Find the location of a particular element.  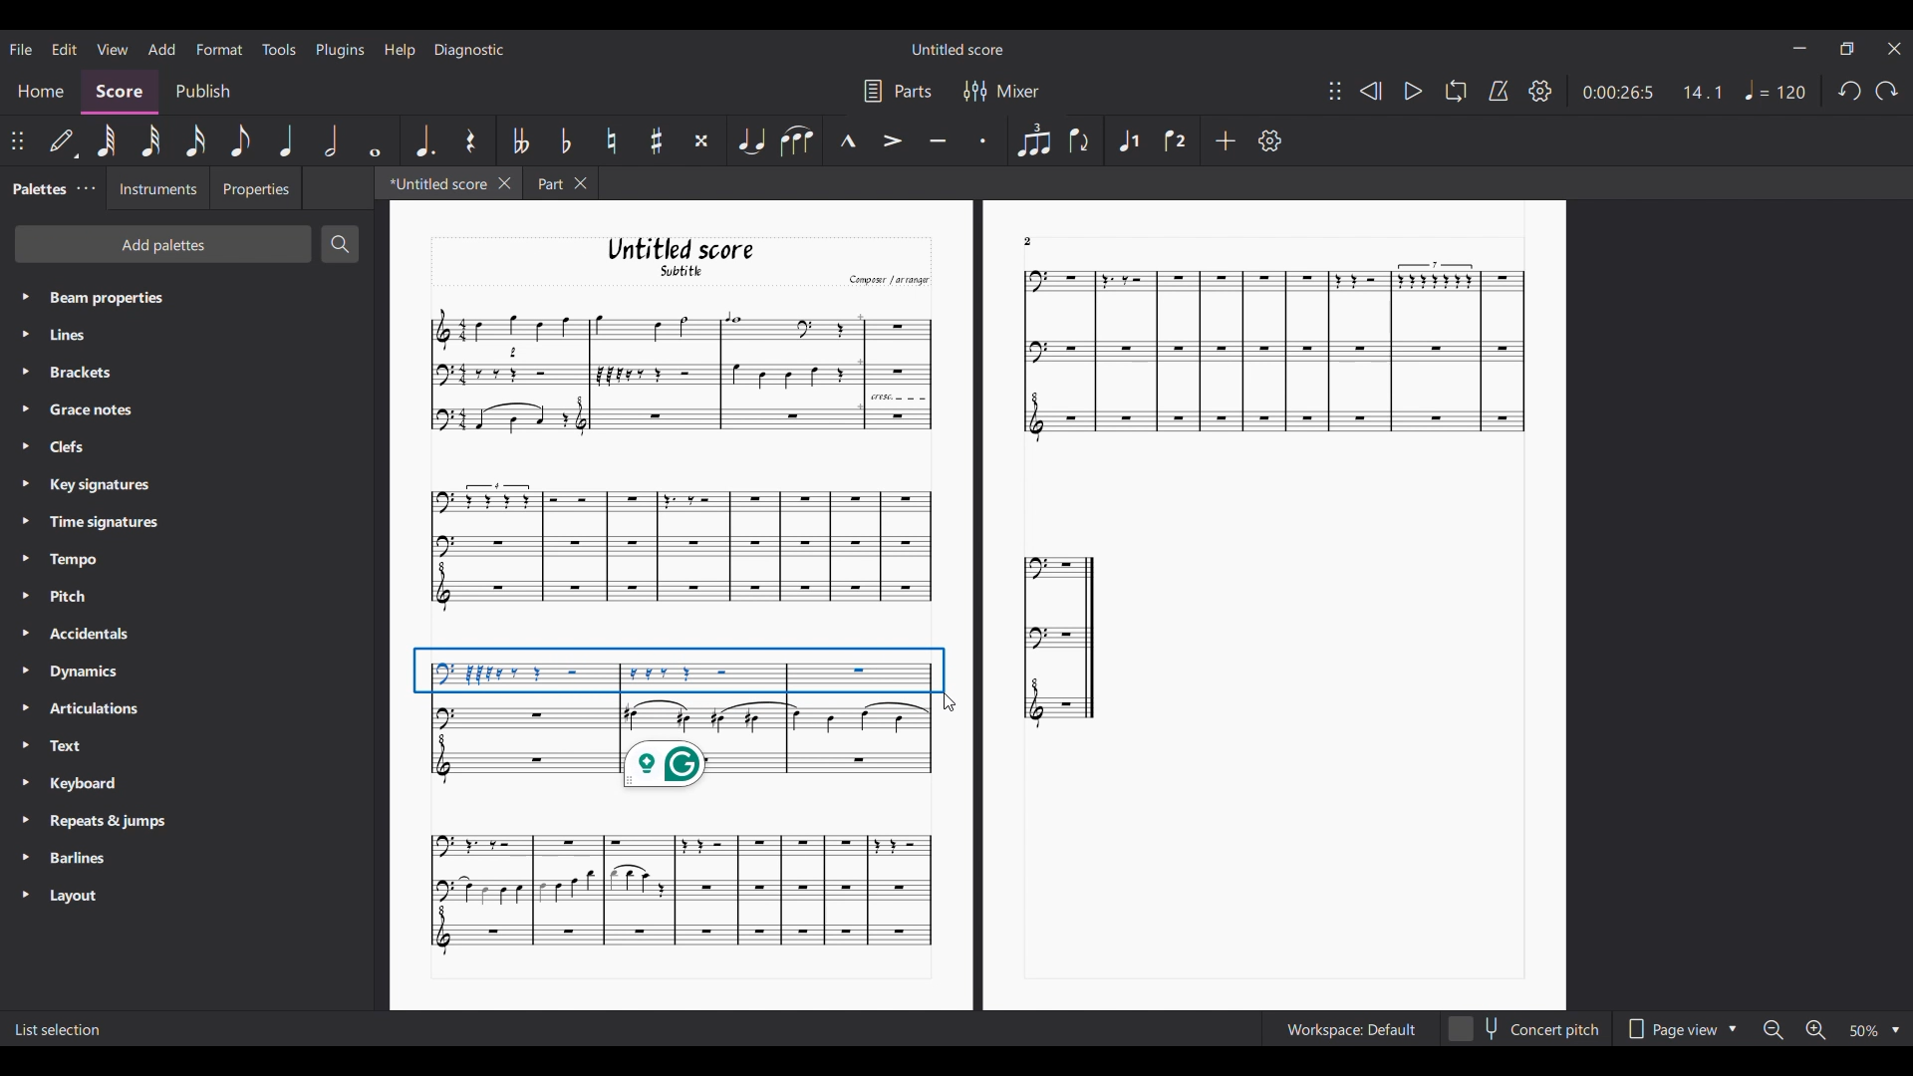

Graph is located at coordinates (680, 687).